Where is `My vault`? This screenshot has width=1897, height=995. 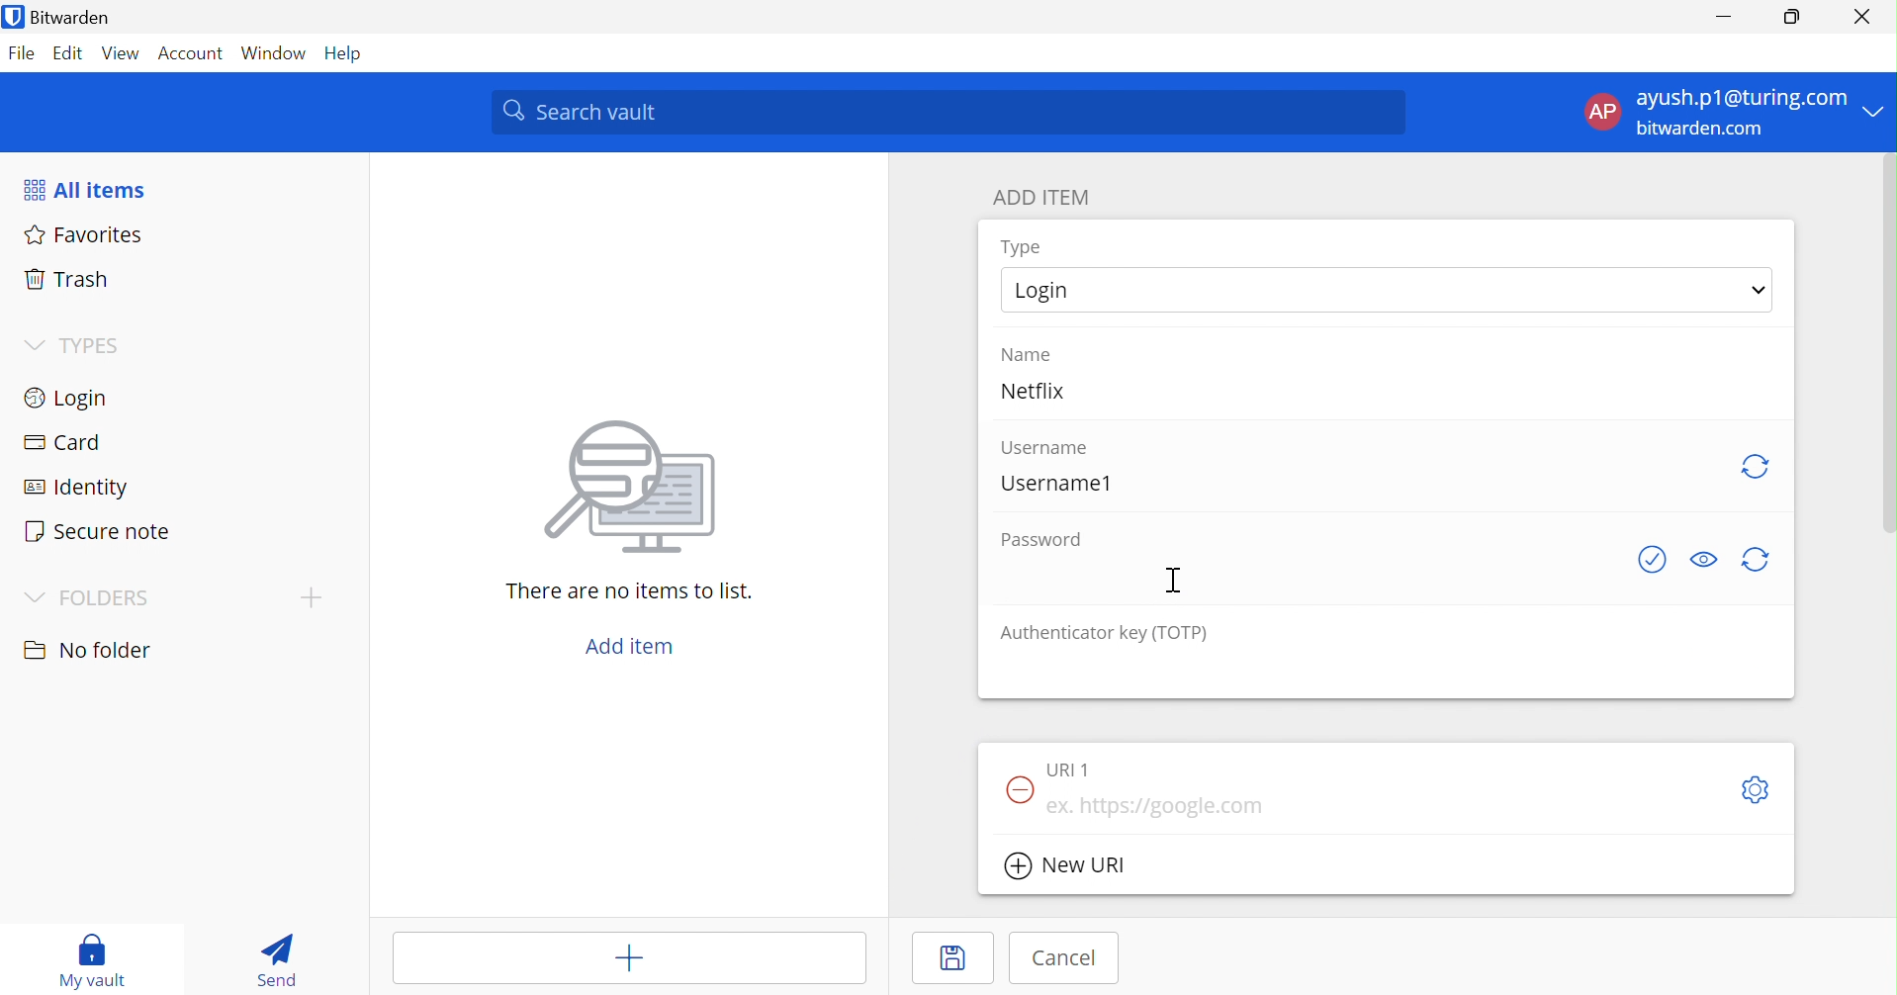
My vault is located at coordinates (91, 960).